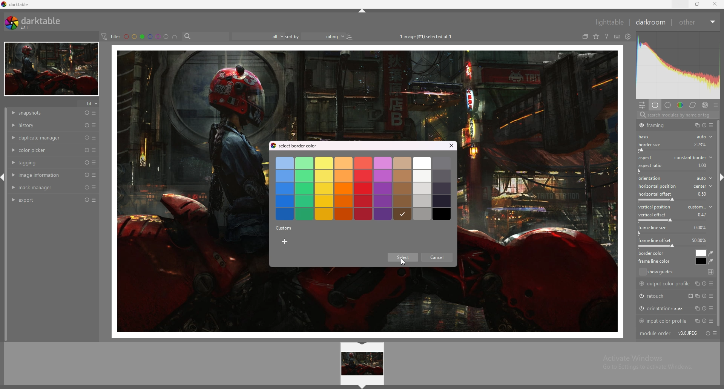 This screenshot has width=724, height=389. Describe the element at coordinates (284, 228) in the screenshot. I see `custom` at that location.